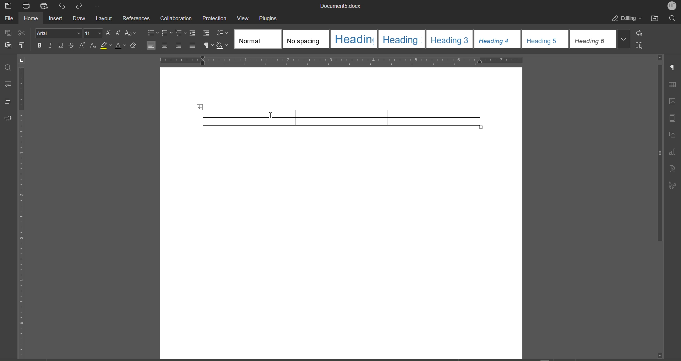 The width and height of the screenshot is (681, 361). I want to click on Image Settings, so click(673, 99).